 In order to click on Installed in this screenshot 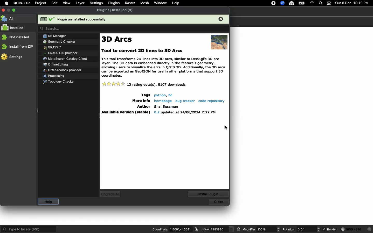, I will do `click(13, 28)`.